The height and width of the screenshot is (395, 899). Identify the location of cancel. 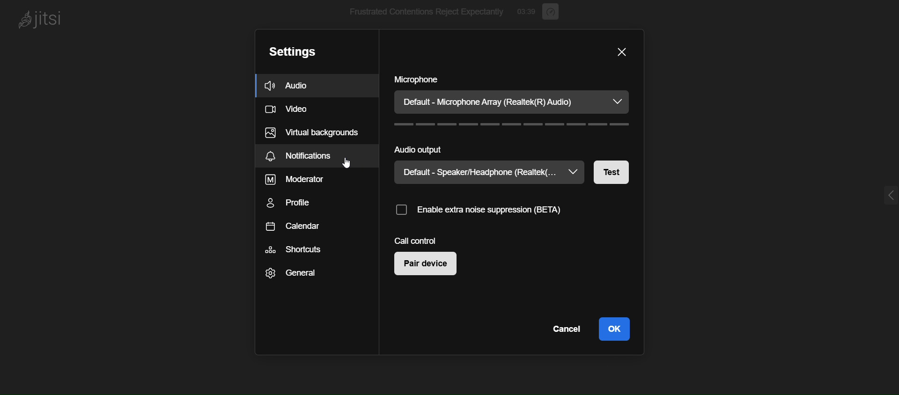
(567, 329).